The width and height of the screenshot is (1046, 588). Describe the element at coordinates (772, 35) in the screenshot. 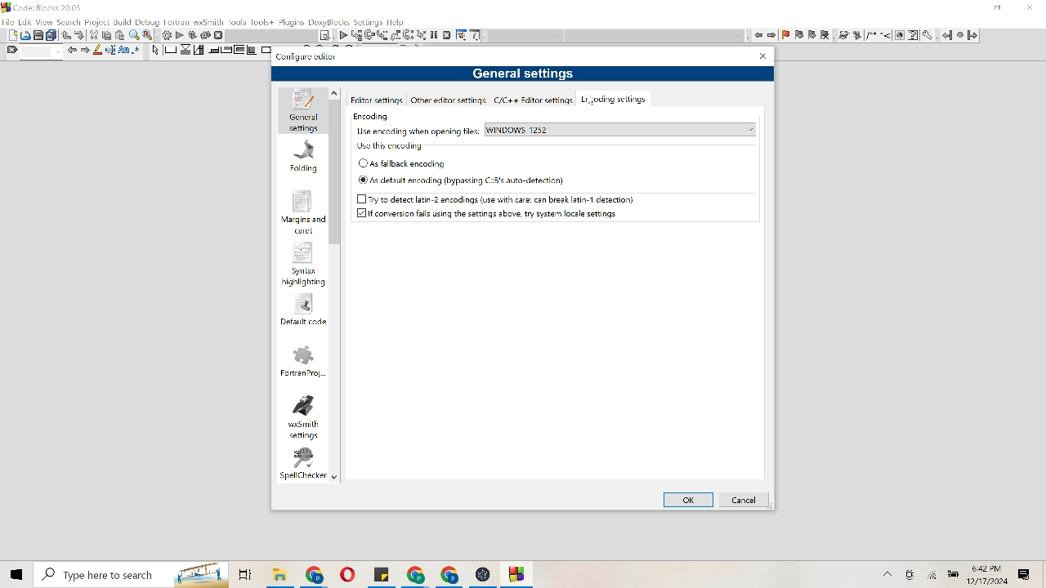

I see `move right` at that location.